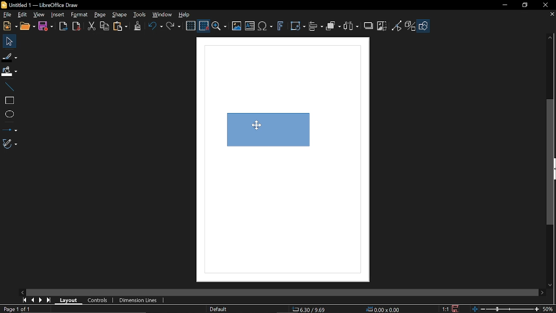  I want to click on Insert equation, so click(265, 27).